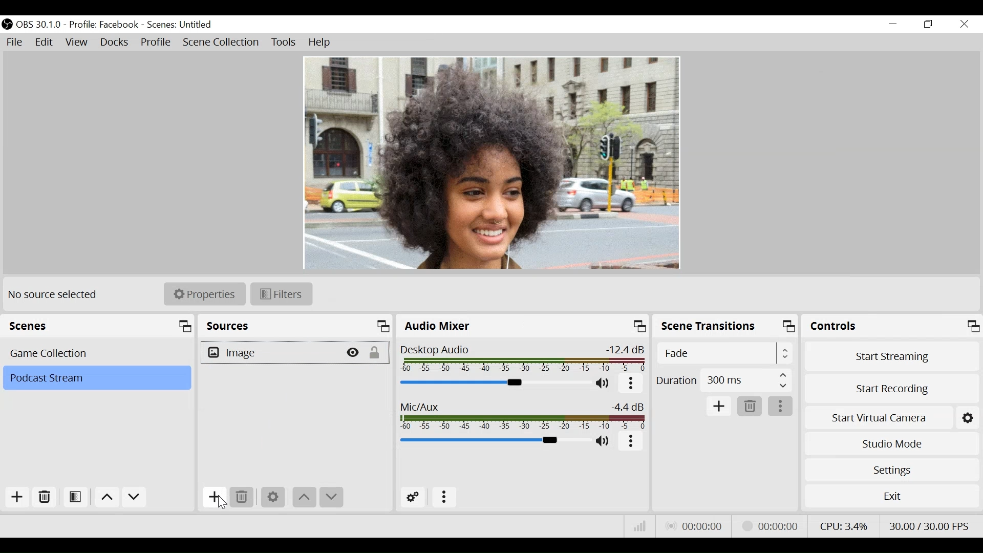 Image resolution: width=983 pixels, height=553 pixels. Describe the element at coordinates (892, 498) in the screenshot. I see `Exit` at that location.